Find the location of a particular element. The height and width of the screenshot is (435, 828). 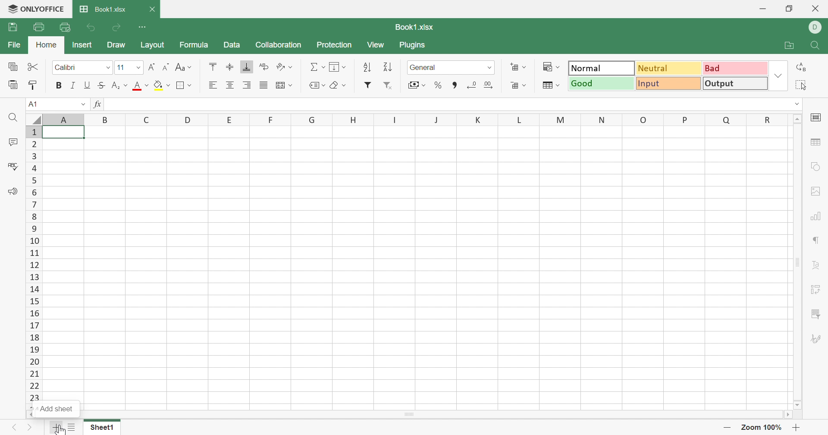

Close is located at coordinates (154, 10).